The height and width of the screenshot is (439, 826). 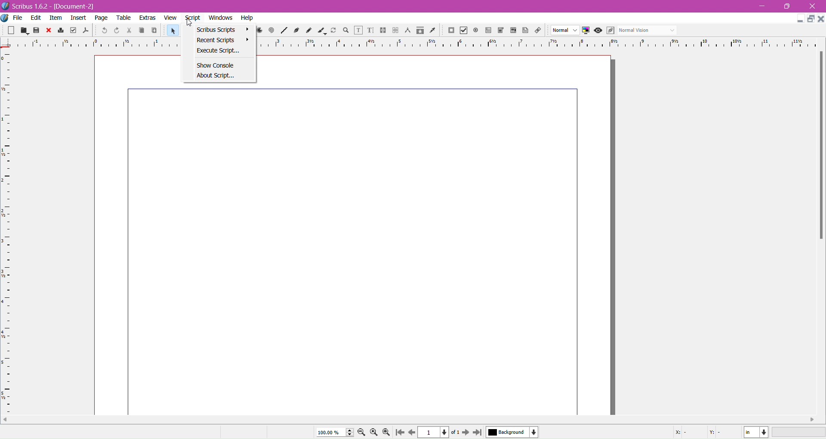 I want to click on Link Annotations, so click(x=538, y=31).